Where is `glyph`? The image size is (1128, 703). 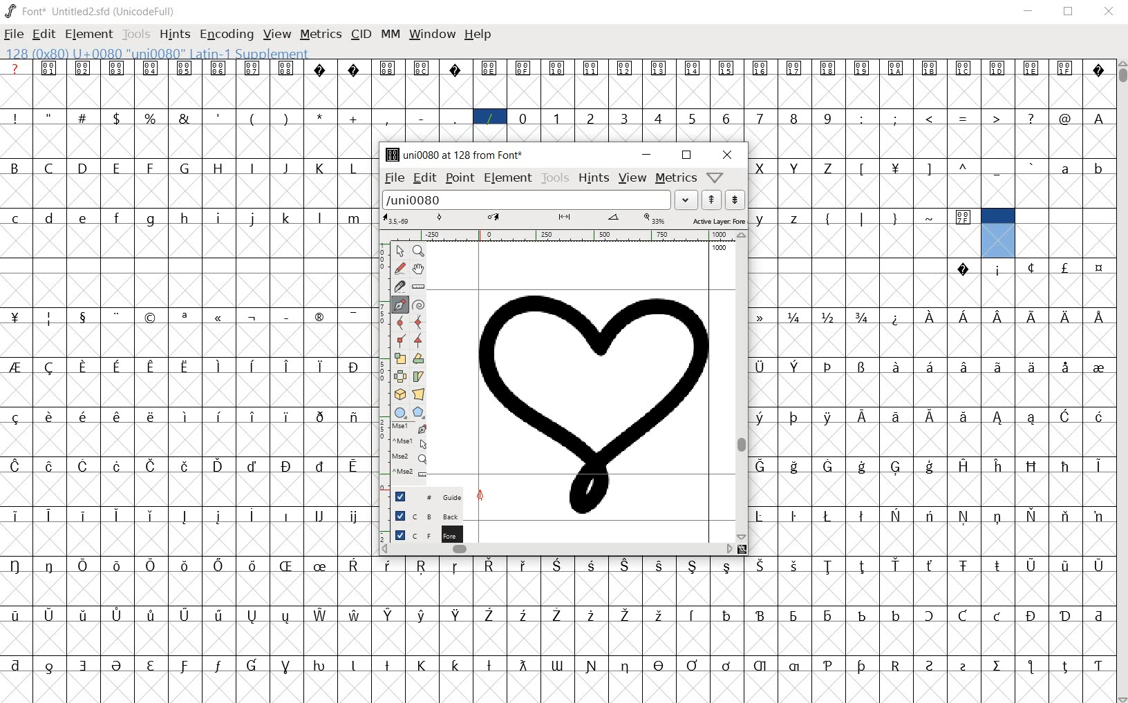 glyph is located at coordinates (997, 518).